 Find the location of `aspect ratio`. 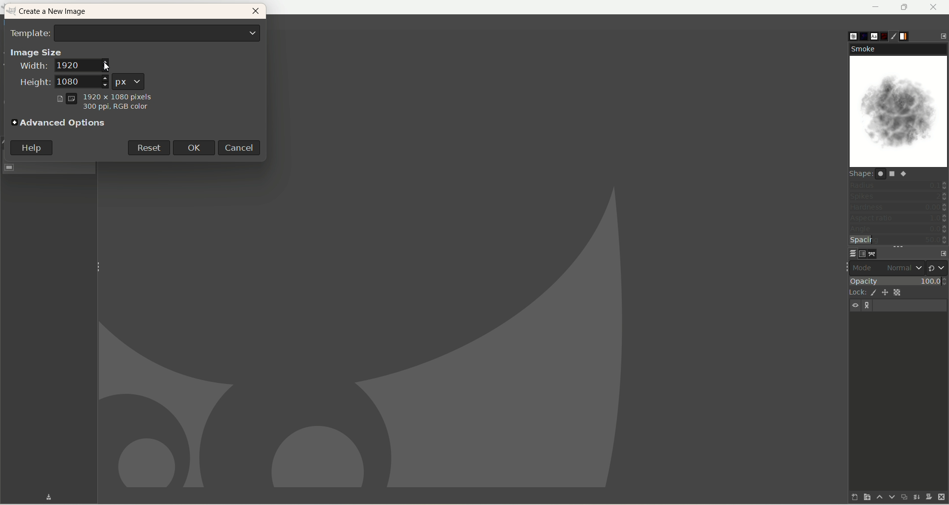

aspect ratio is located at coordinates (899, 218).